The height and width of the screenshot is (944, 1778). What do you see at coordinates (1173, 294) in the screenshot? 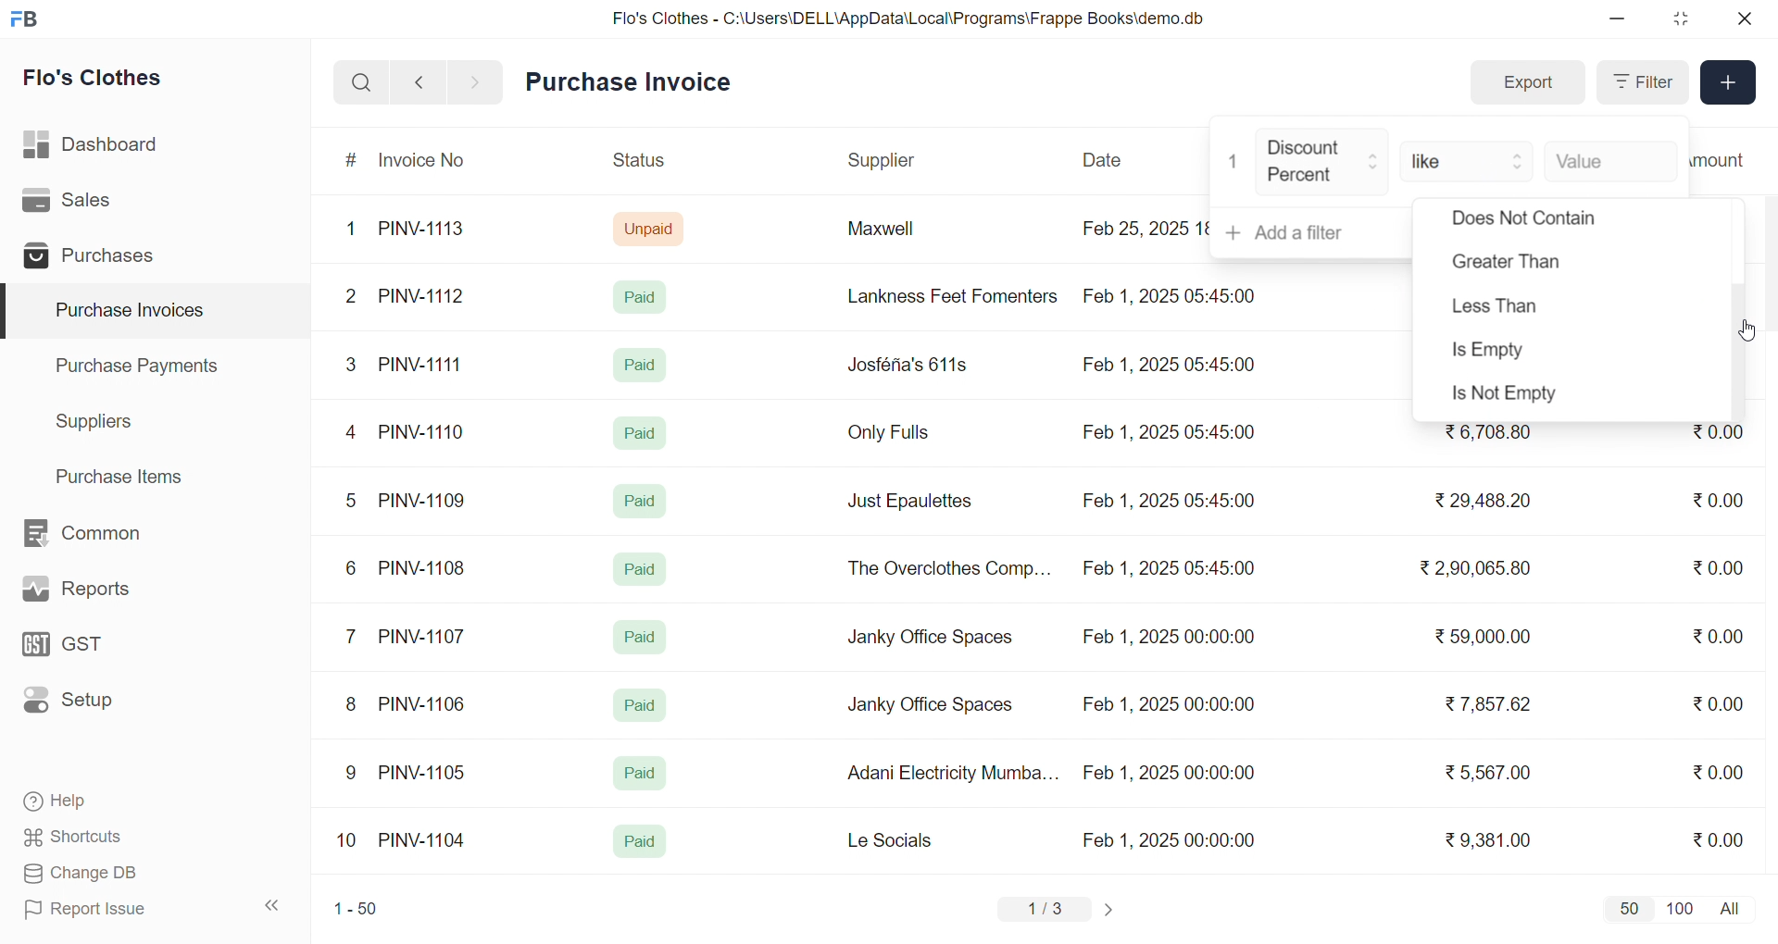
I see `Feb 1, 2025 05:45:00` at bounding box center [1173, 294].